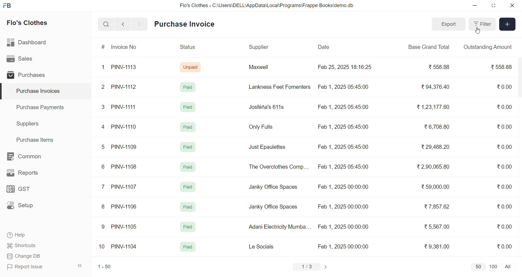  Describe the element at coordinates (34, 235) in the screenshot. I see `Help` at that location.